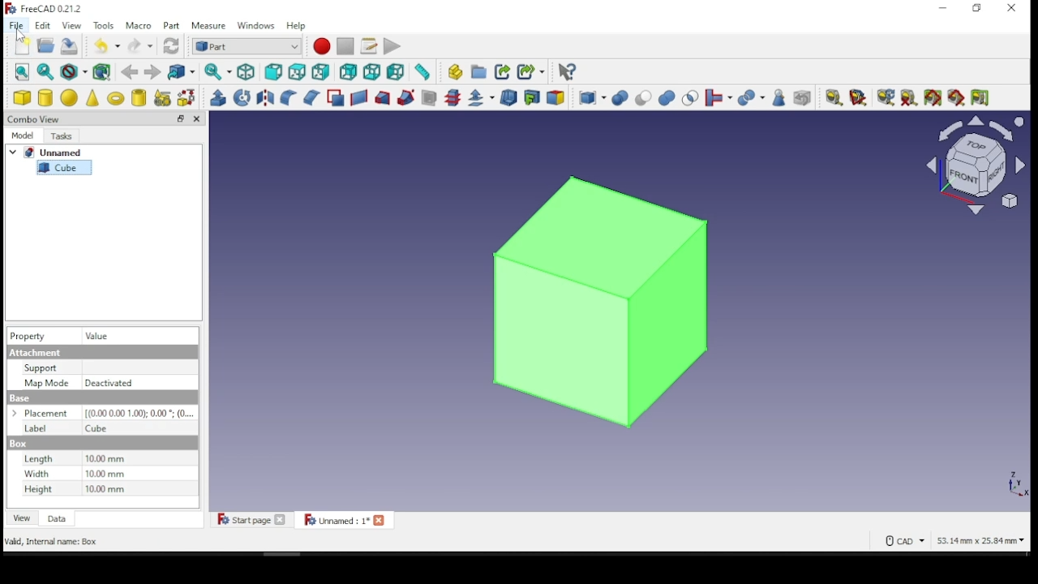 The image size is (1038, 584). I want to click on bounding box, so click(104, 73).